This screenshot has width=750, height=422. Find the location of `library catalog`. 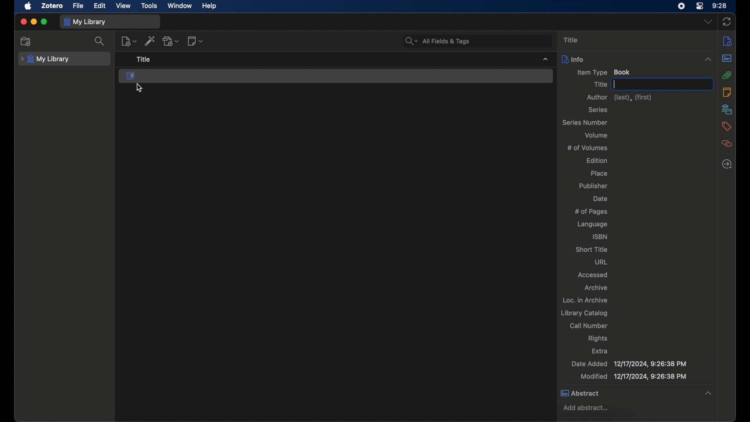

library catalog is located at coordinates (584, 313).